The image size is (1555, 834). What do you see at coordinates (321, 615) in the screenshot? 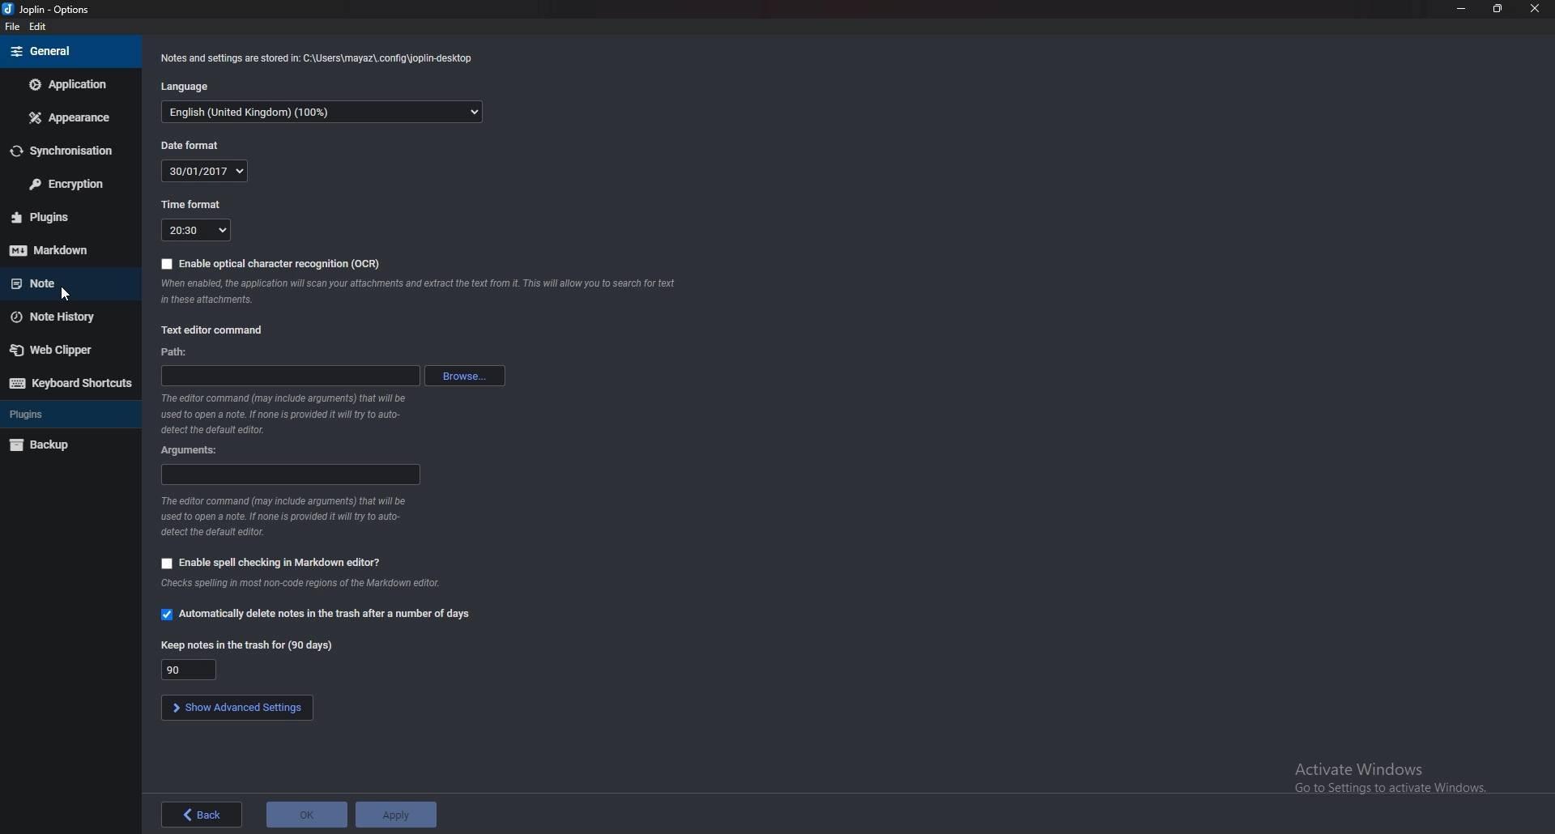
I see `Automatically delete notes` at bounding box center [321, 615].